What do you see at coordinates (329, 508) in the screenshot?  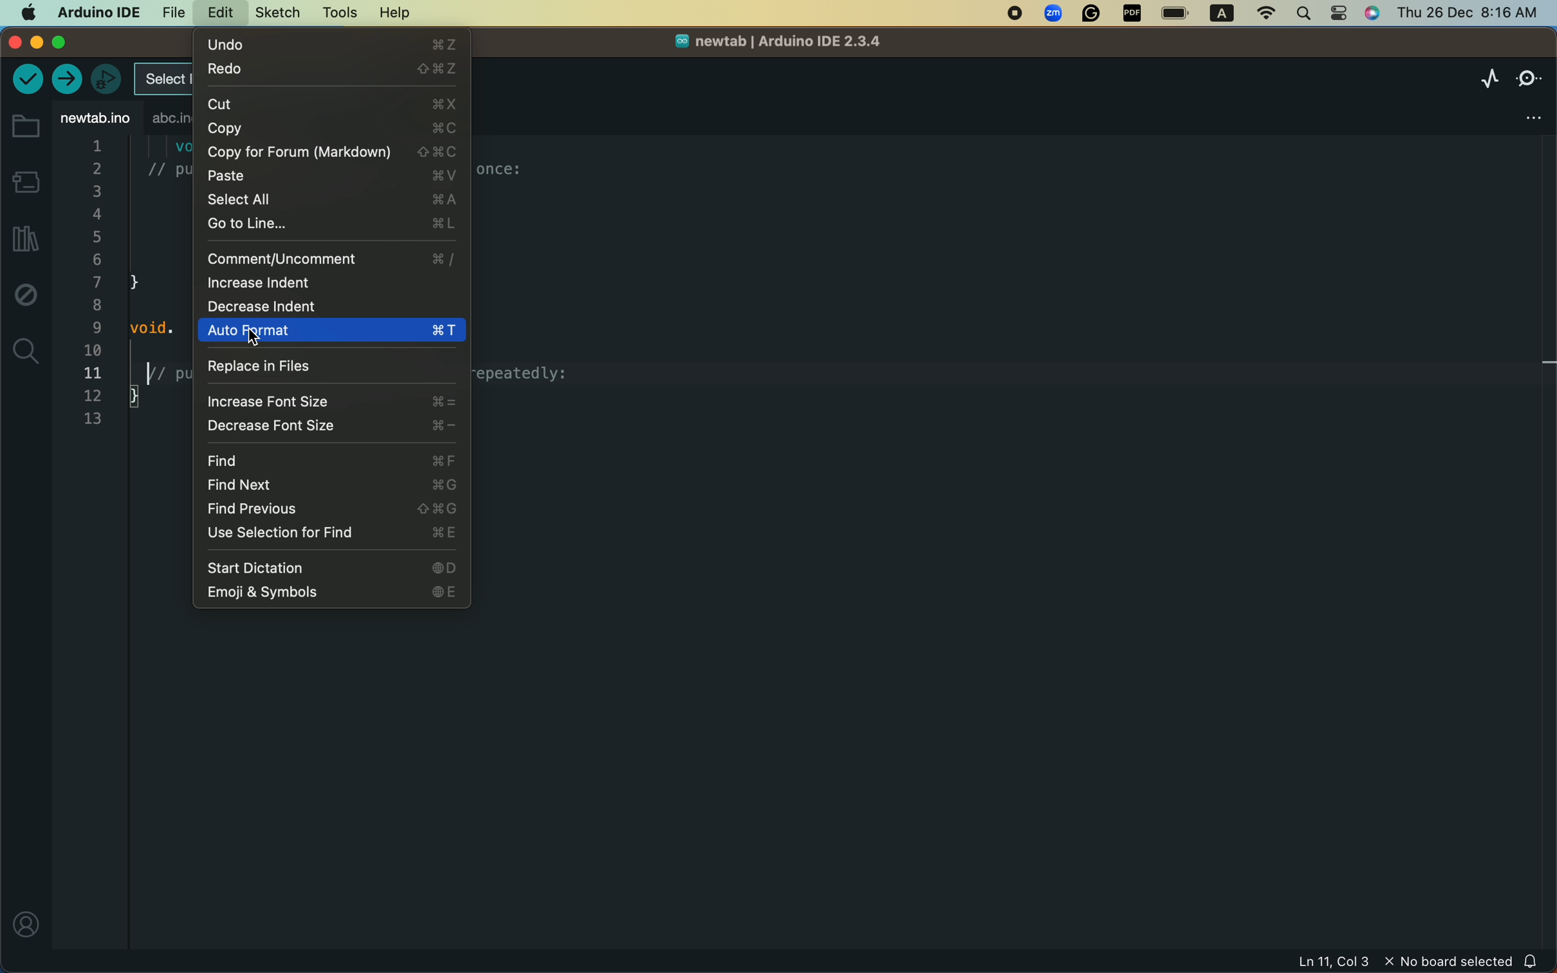 I see `previous` at bounding box center [329, 508].